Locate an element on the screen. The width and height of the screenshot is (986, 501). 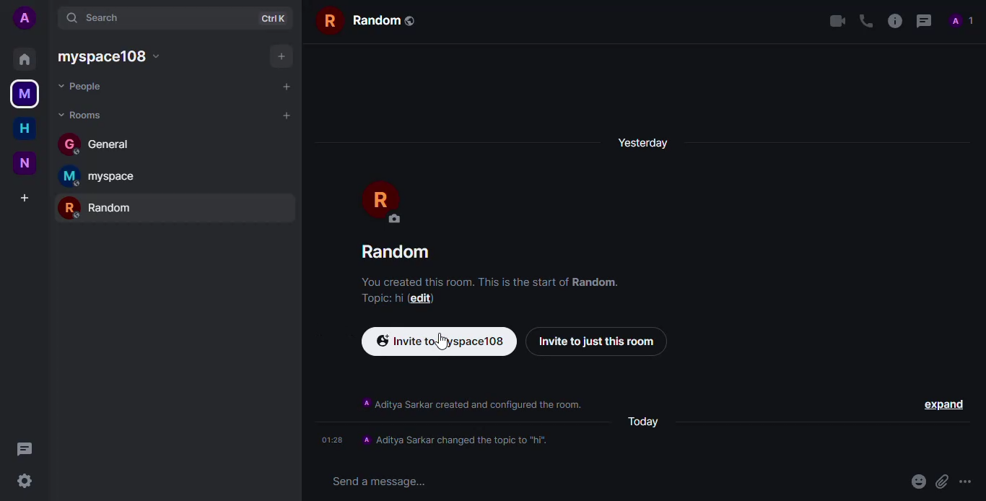
add is located at coordinates (279, 56).